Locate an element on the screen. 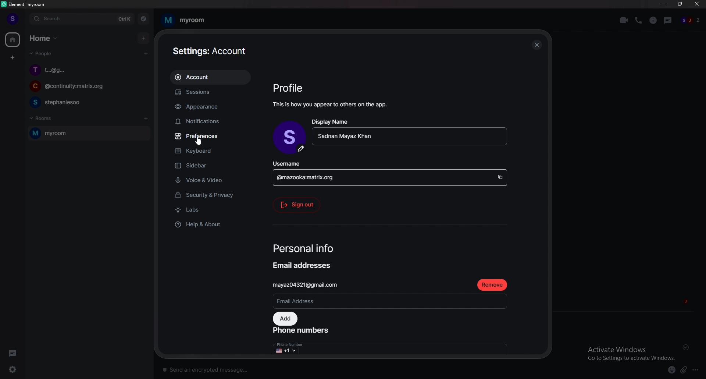 This screenshot has width=706, height=379. room info is located at coordinates (654, 20).